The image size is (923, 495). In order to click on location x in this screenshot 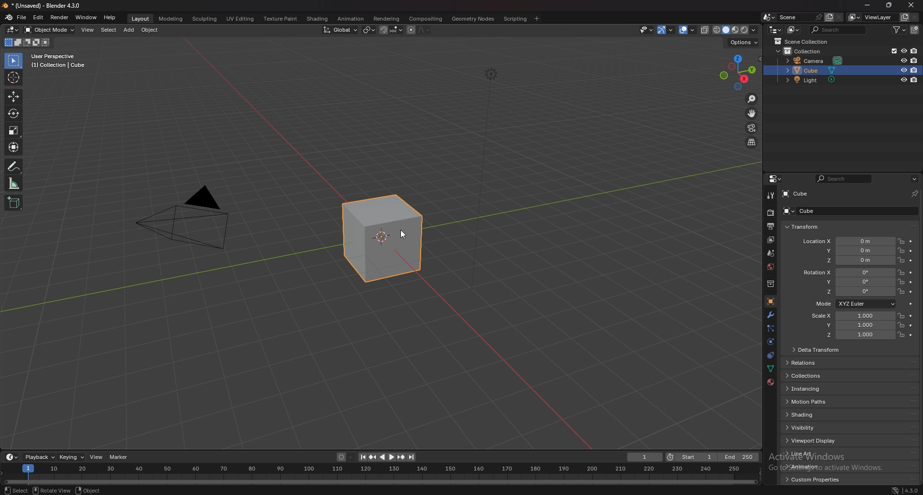, I will do `click(848, 242)`.